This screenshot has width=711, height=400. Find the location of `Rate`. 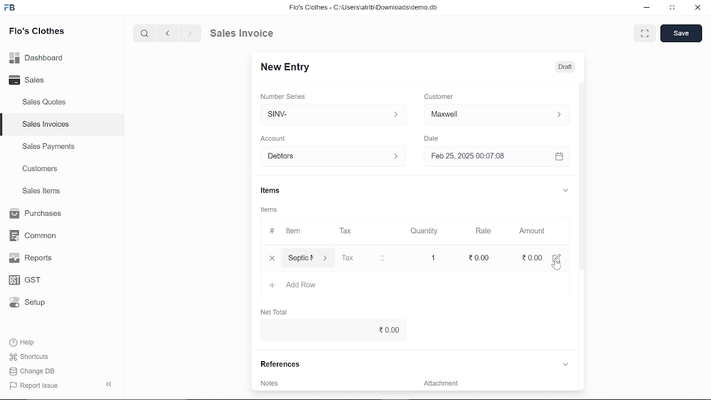

Rate is located at coordinates (472, 231).